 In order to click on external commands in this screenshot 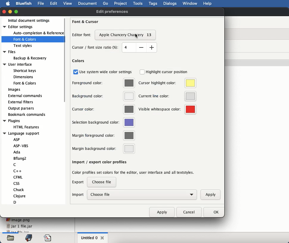, I will do `click(25, 96)`.